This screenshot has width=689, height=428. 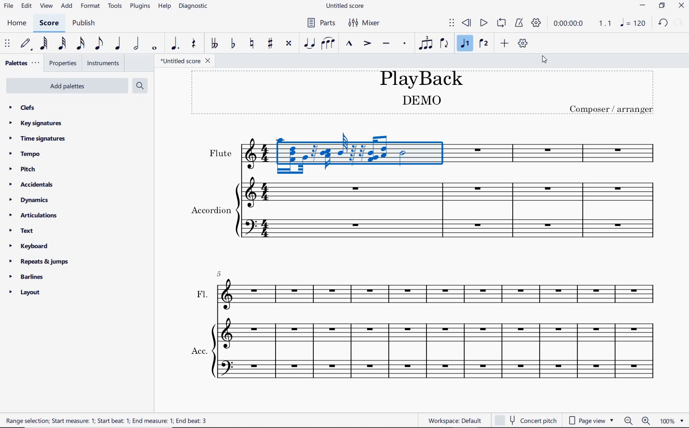 What do you see at coordinates (662, 5) in the screenshot?
I see `restore down` at bounding box center [662, 5].